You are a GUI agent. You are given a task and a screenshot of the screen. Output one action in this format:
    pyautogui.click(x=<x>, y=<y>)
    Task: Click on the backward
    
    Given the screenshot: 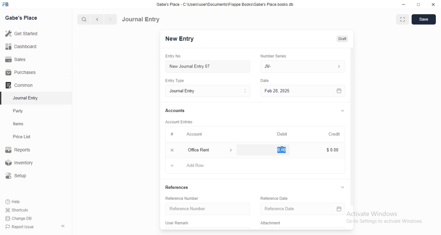 What is the action you would take?
    pyautogui.click(x=97, y=19)
    